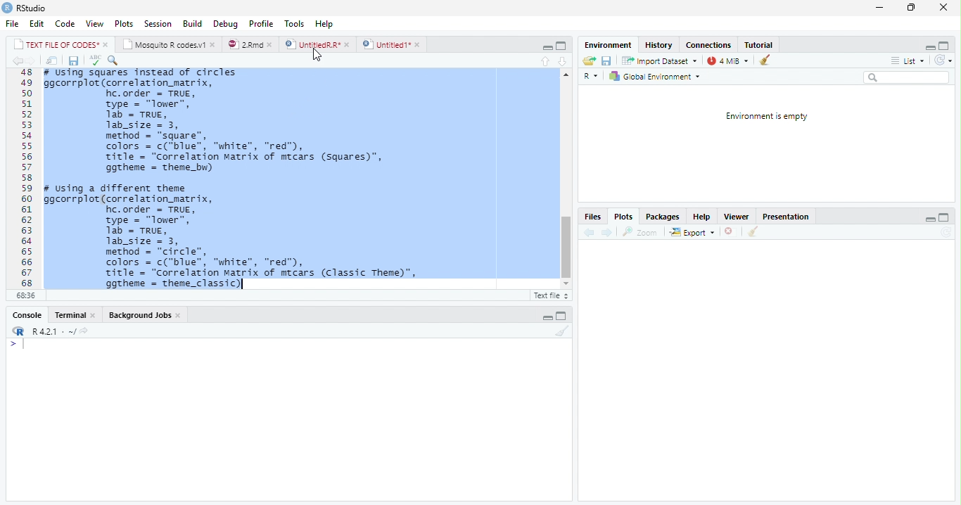 This screenshot has width=961, height=505. I want to click on  UntitiedR, so click(318, 44).